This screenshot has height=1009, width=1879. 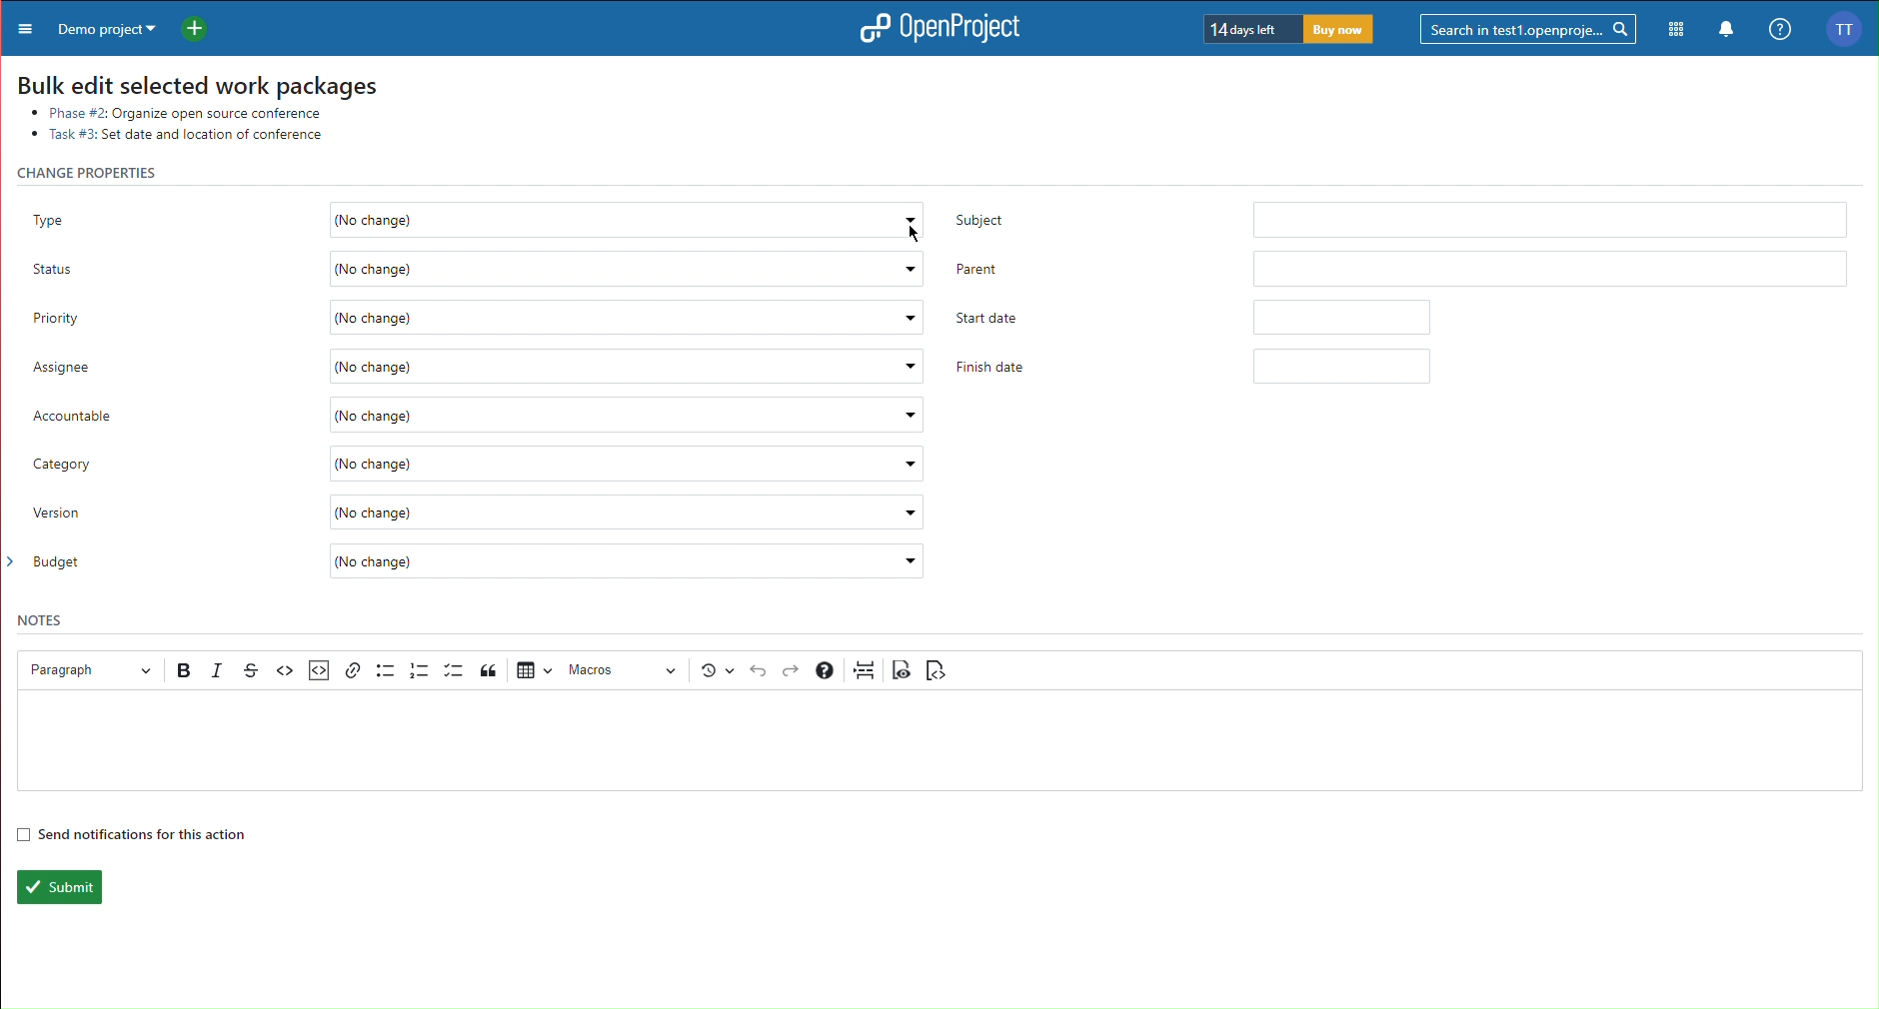 I want to click on Undo, so click(x=759, y=671).